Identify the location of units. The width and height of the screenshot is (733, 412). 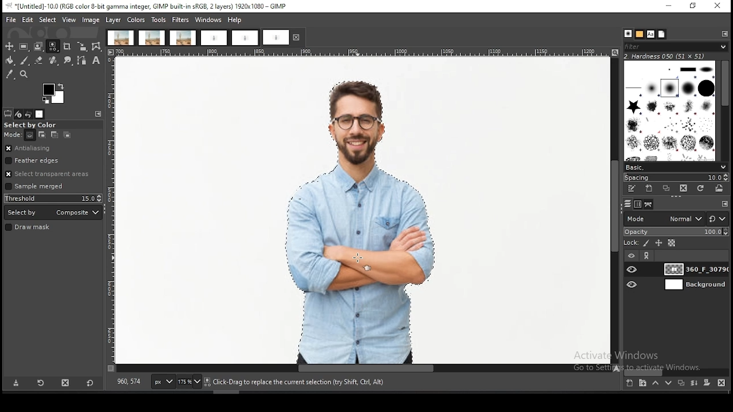
(163, 382).